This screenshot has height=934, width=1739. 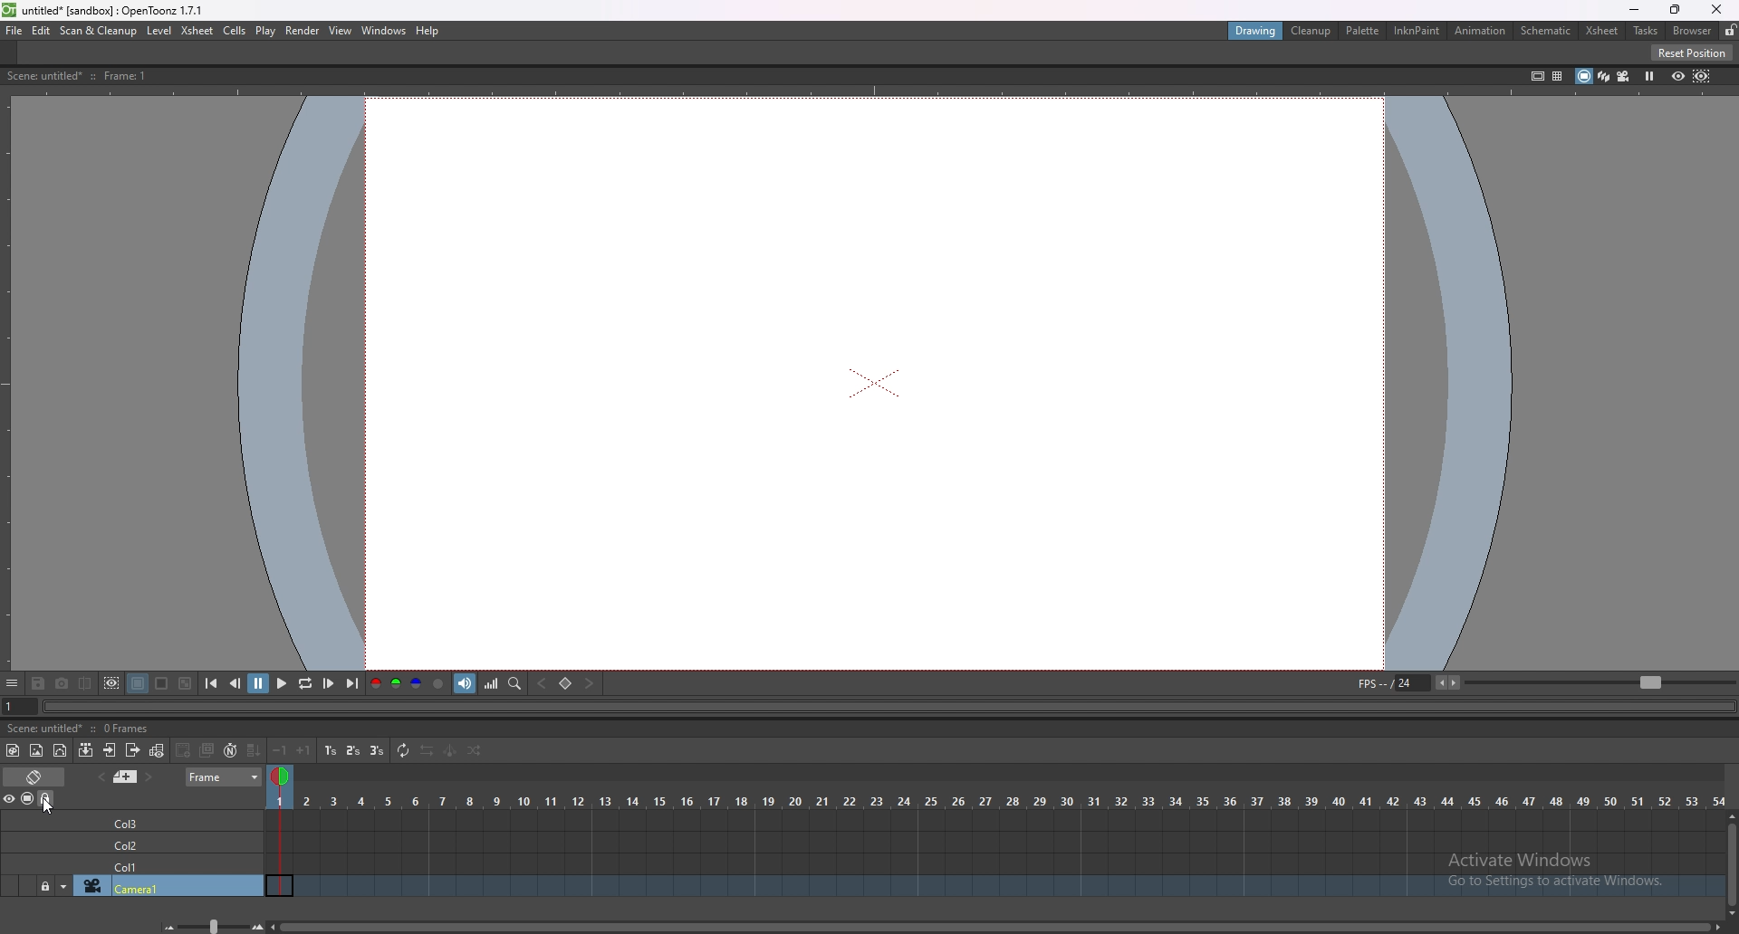 What do you see at coordinates (86, 750) in the screenshot?
I see `collapse` at bounding box center [86, 750].